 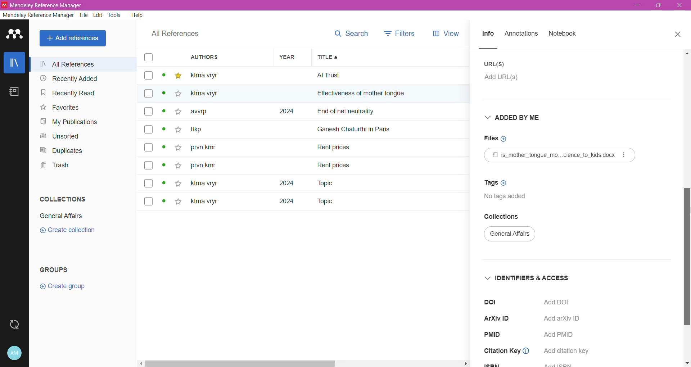 What do you see at coordinates (149, 147) in the screenshot?
I see `box` at bounding box center [149, 147].